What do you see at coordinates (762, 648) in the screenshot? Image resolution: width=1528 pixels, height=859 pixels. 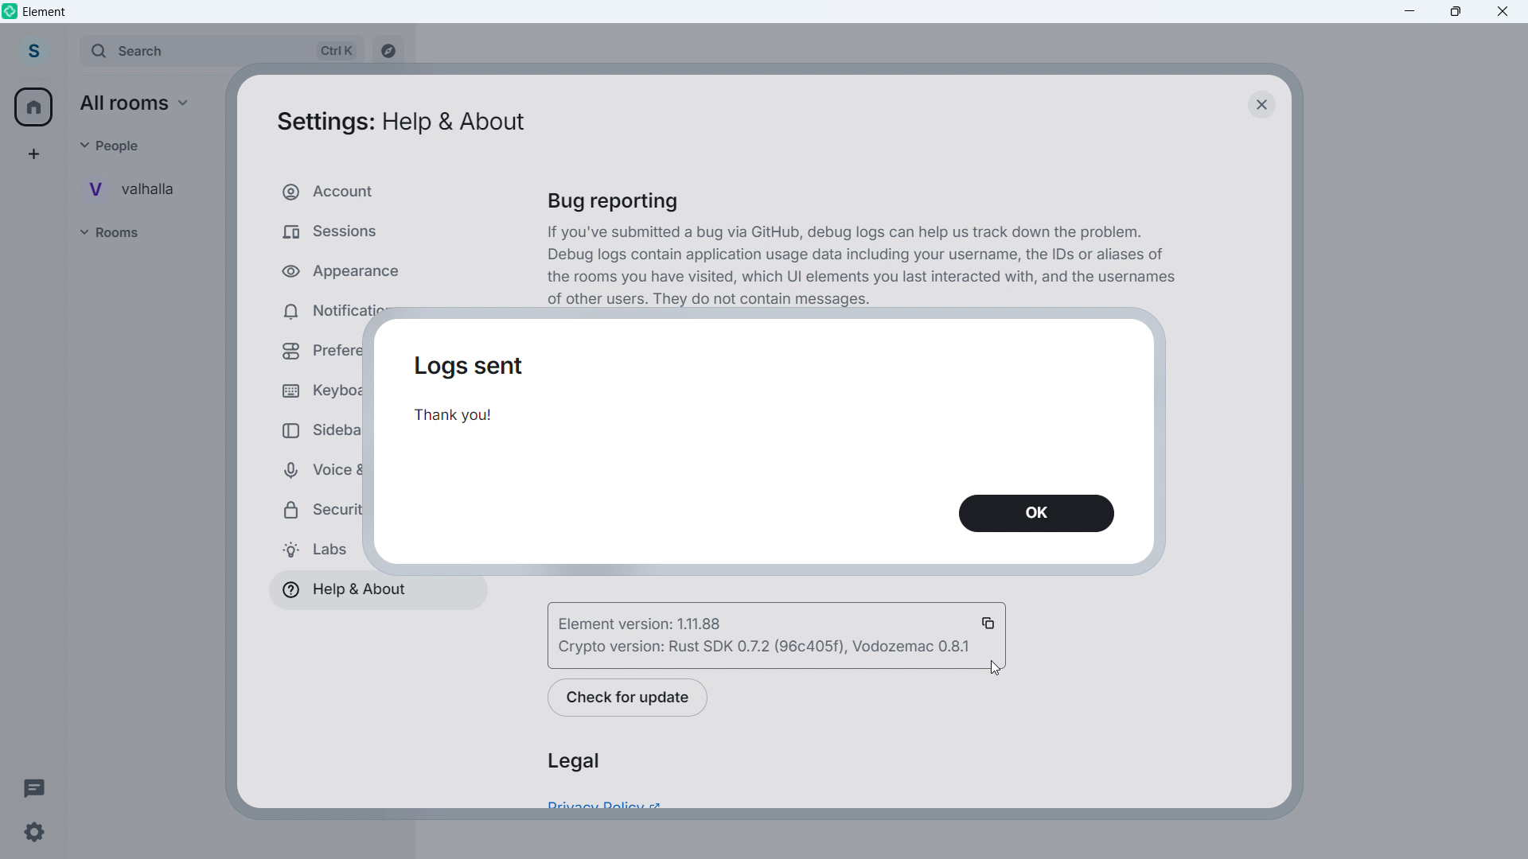 I see `crypto version: Rust SDK 0.7.2(96c405f), Vodozemac 0.8.1` at bounding box center [762, 648].